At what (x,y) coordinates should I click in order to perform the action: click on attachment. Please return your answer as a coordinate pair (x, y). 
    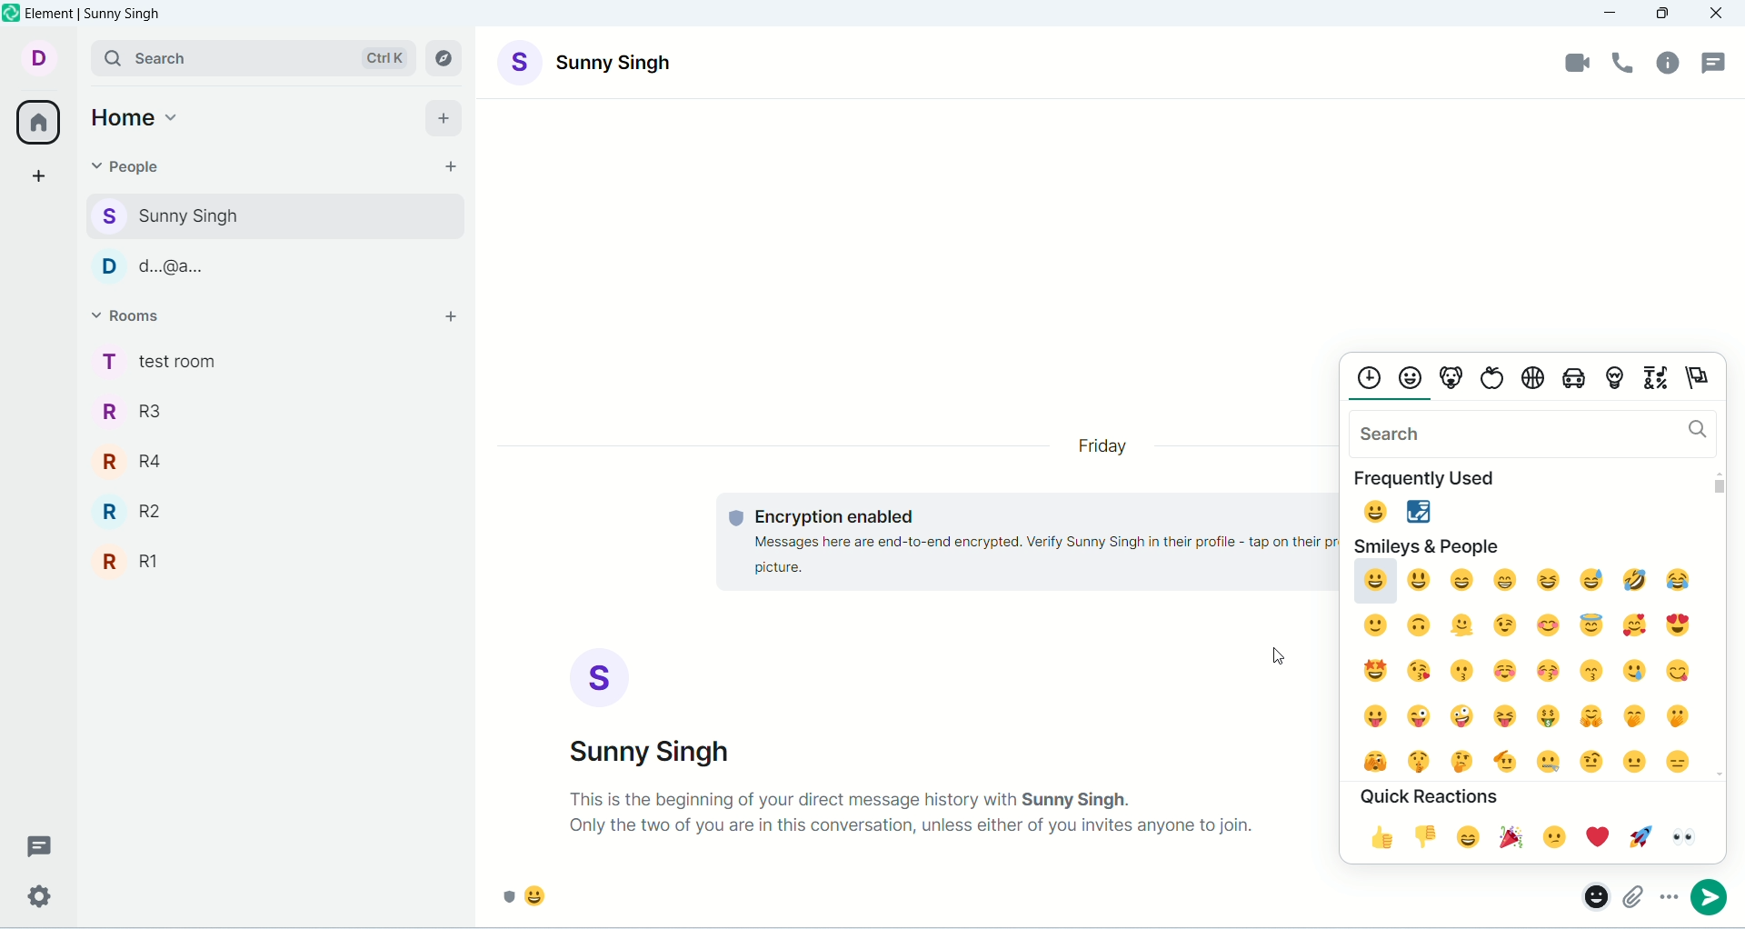
    Looking at the image, I should click on (1635, 894).